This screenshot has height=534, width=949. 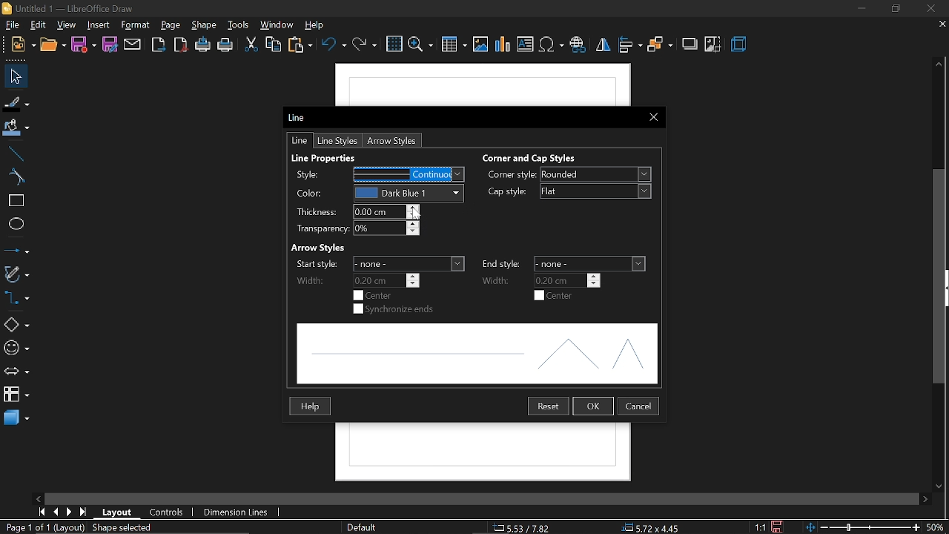 What do you see at coordinates (411, 174) in the screenshot?
I see `style` at bounding box center [411, 174].